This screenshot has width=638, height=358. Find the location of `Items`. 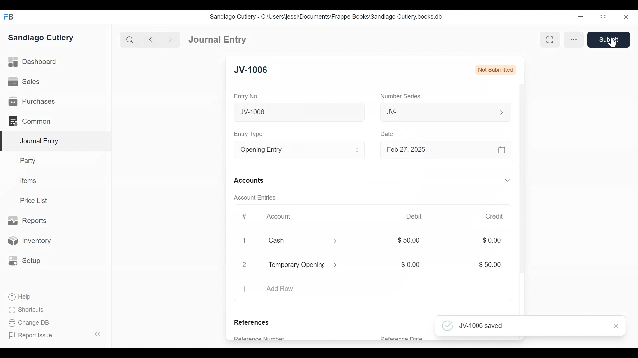

Items is located at coordinates (27, 180).